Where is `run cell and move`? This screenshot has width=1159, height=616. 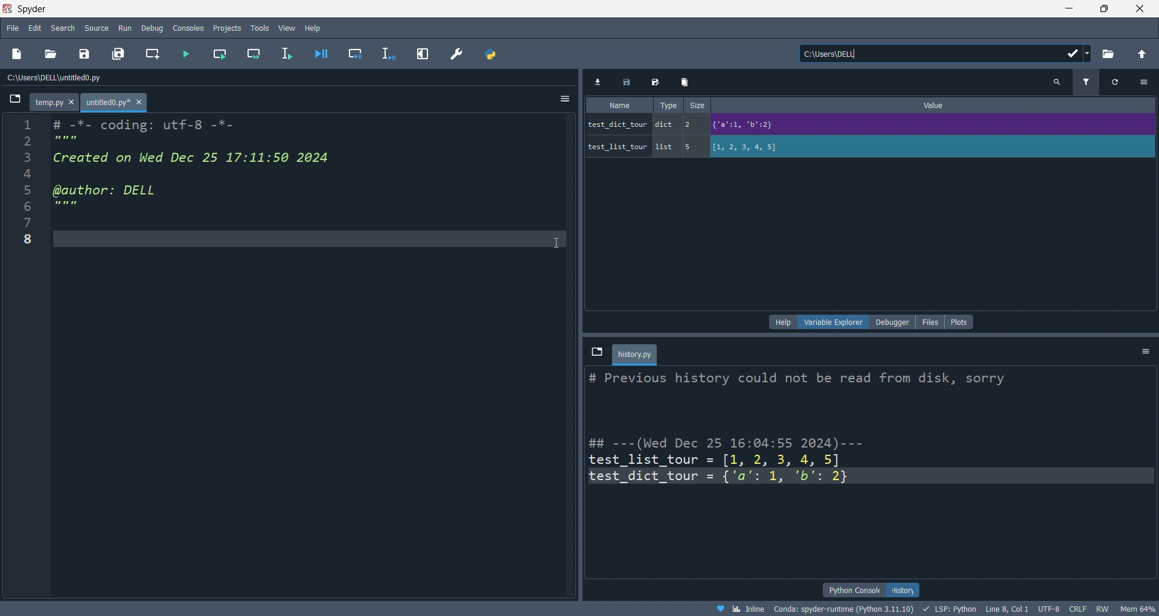 run cell and move is located at coordinates (257, 54).